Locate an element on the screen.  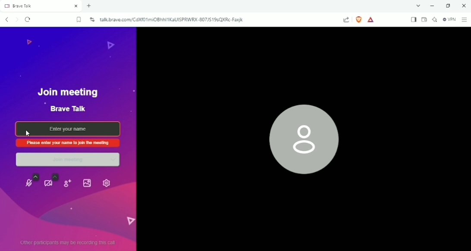
Invite people is located at coordinates (67, 183).